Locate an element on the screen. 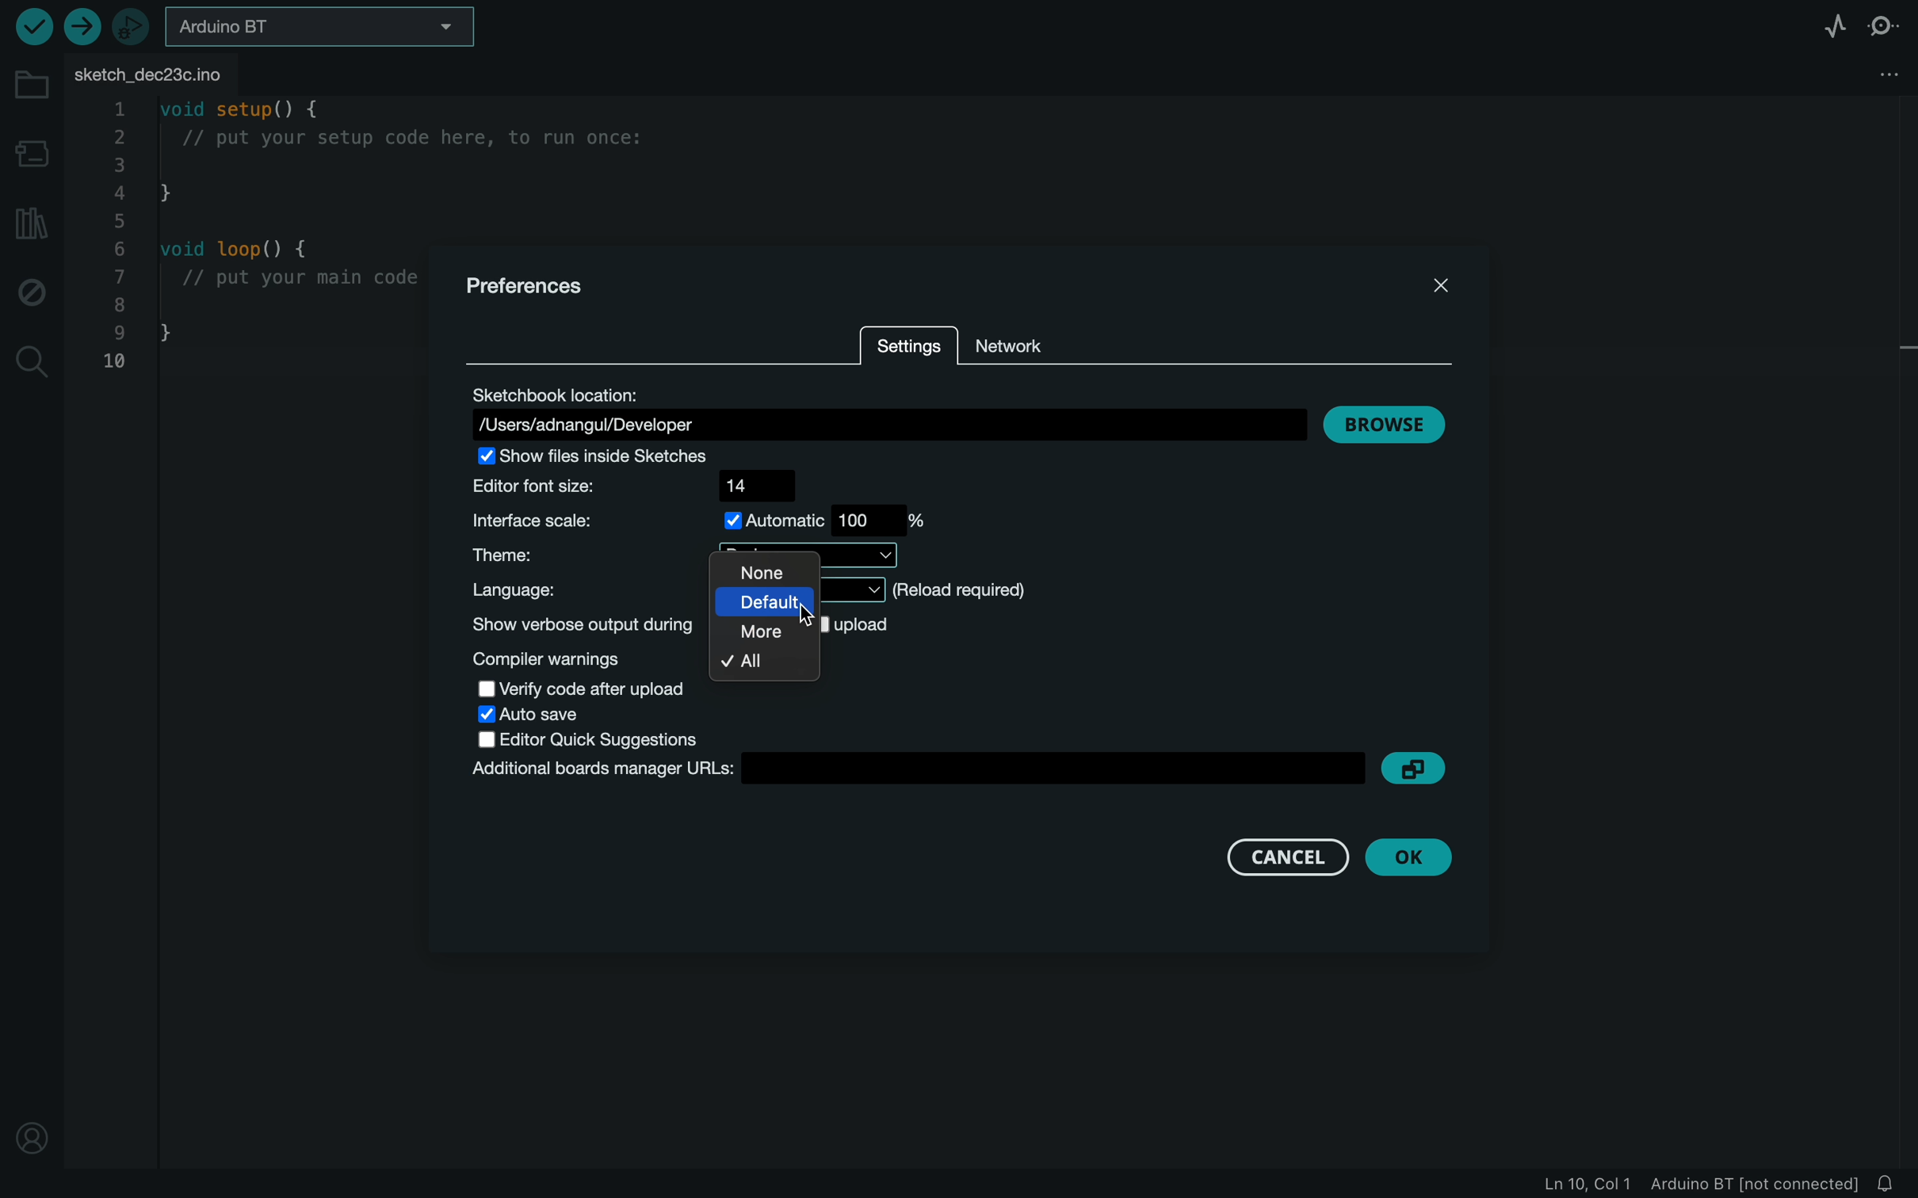  verify is located at coordinates (30, 26).